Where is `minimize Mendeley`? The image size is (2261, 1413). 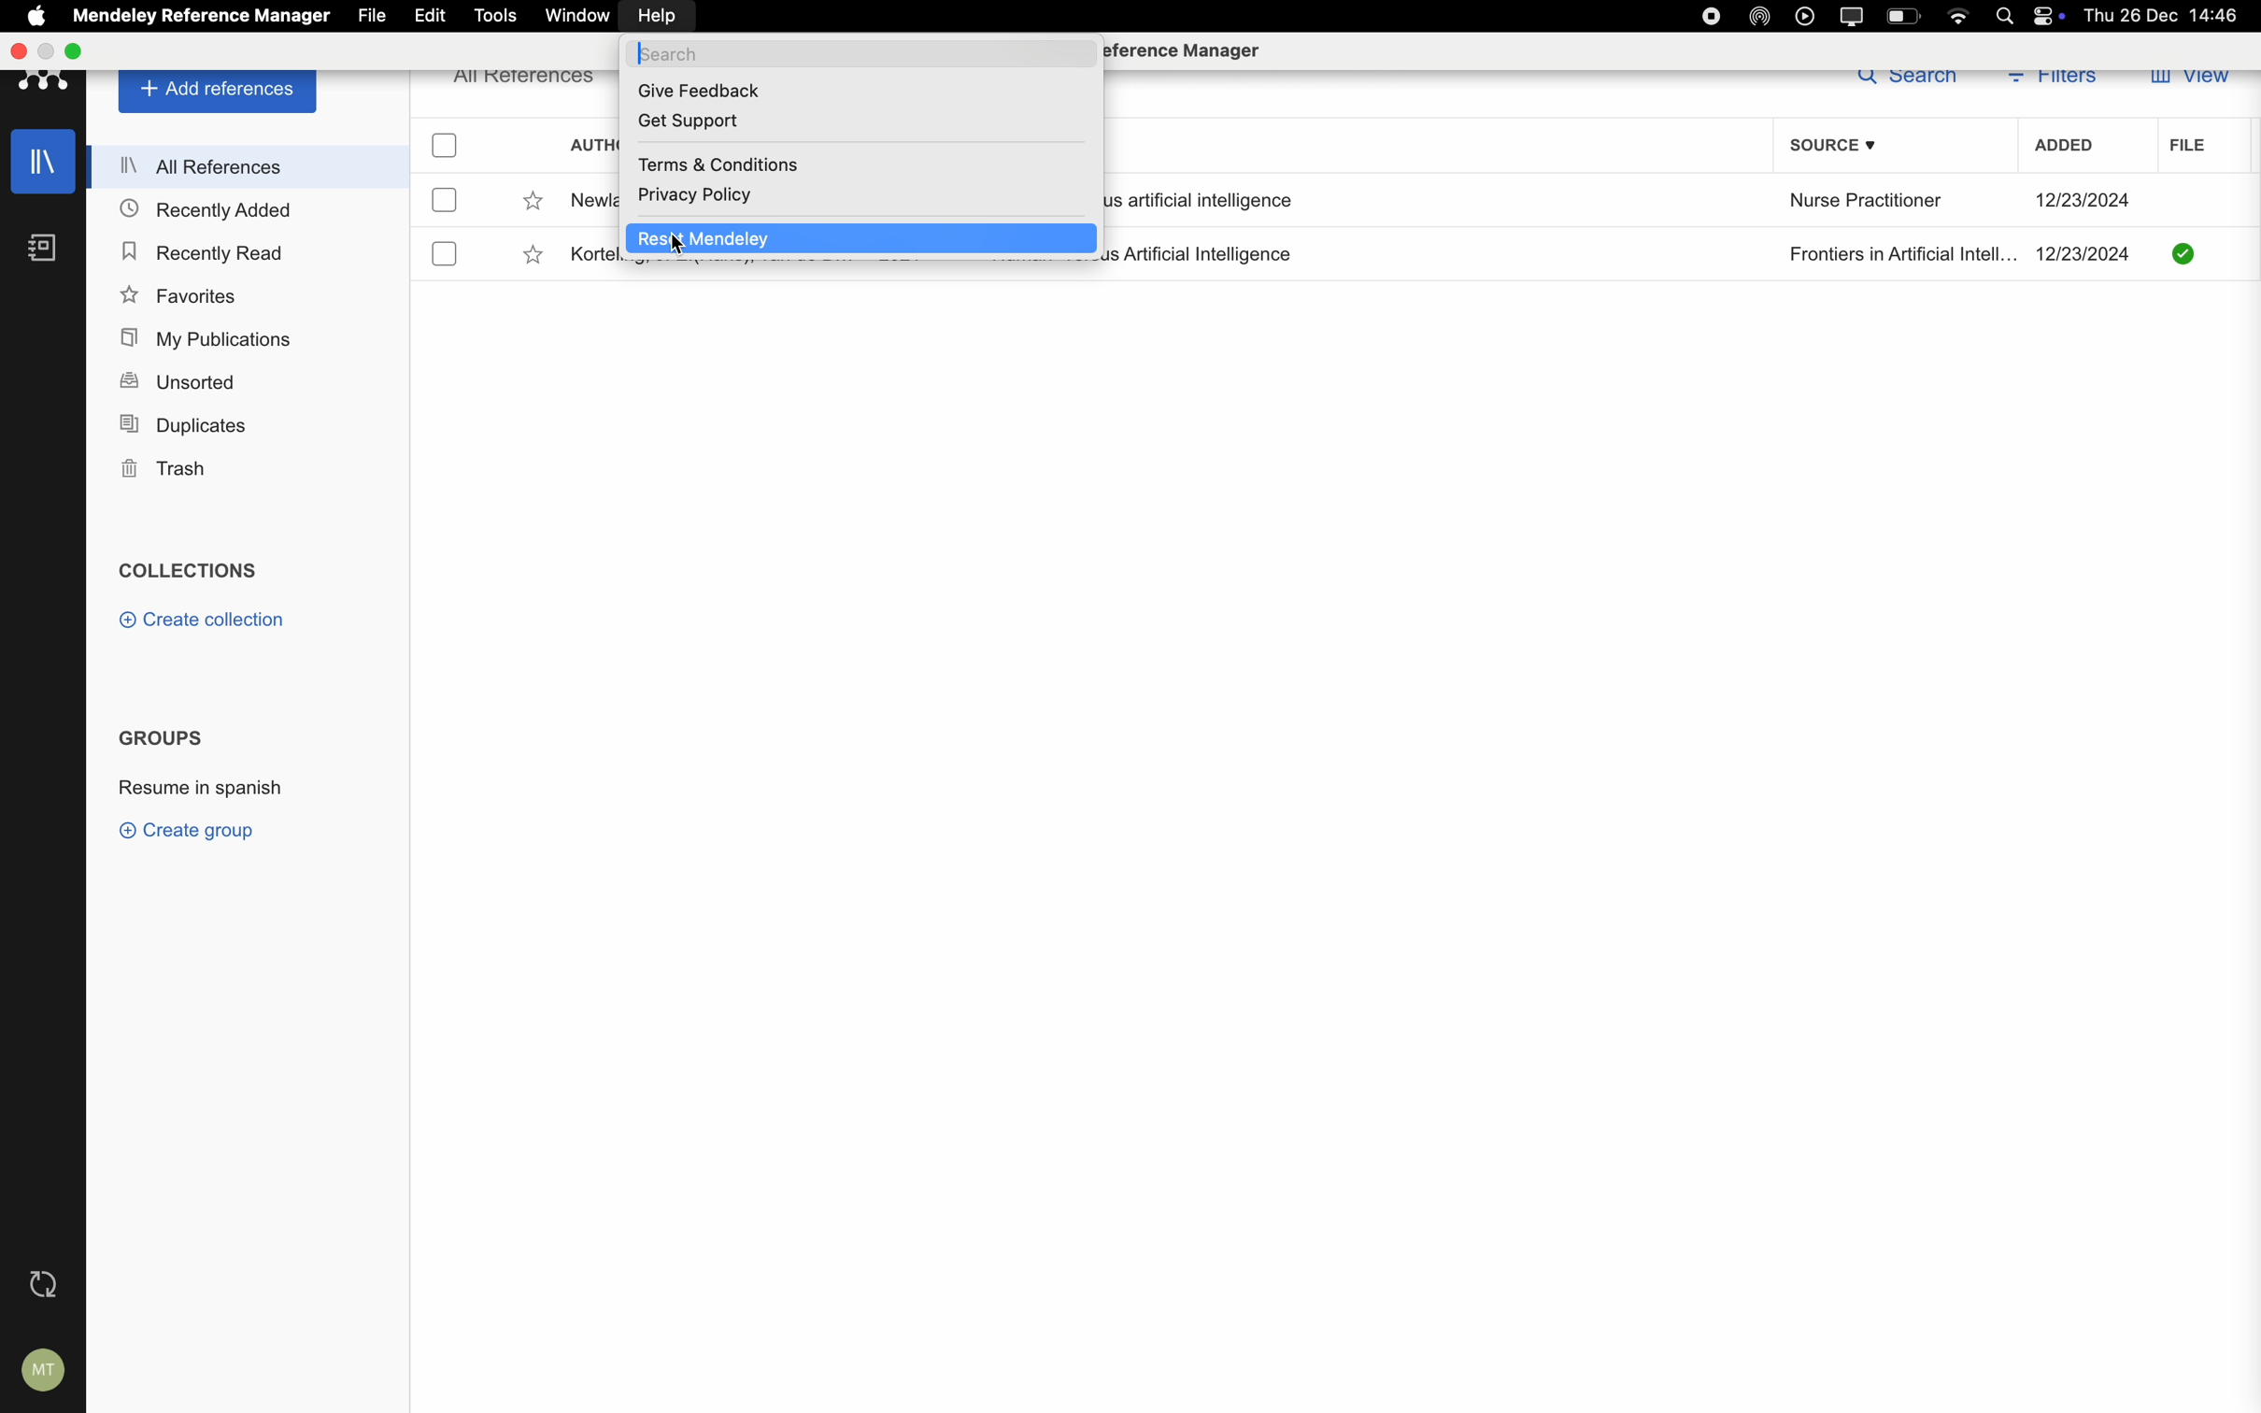
minimize Mendeley is located at coordinates (47, 50).